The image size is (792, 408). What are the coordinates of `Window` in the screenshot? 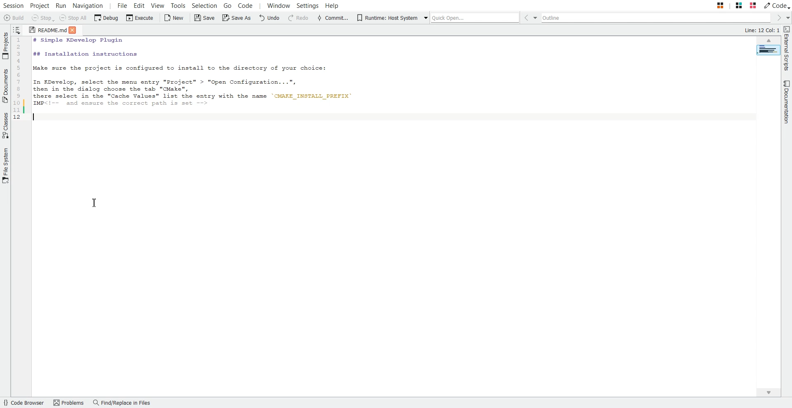 It's located at (278, 5).